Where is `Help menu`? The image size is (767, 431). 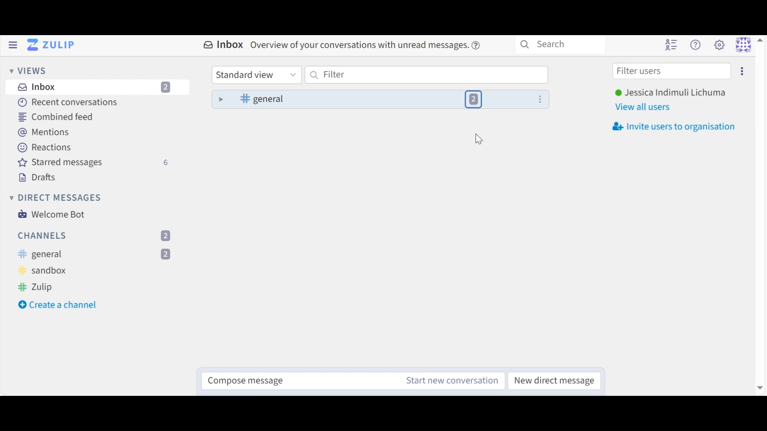
Help menu is located at coordinates (697, 45).